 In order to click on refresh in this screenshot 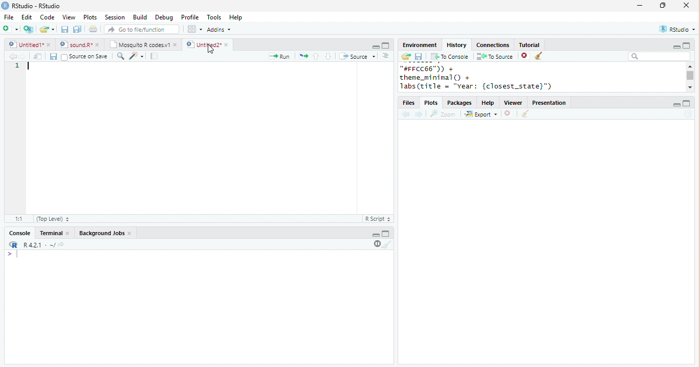, I will do `click(688, 114)`.